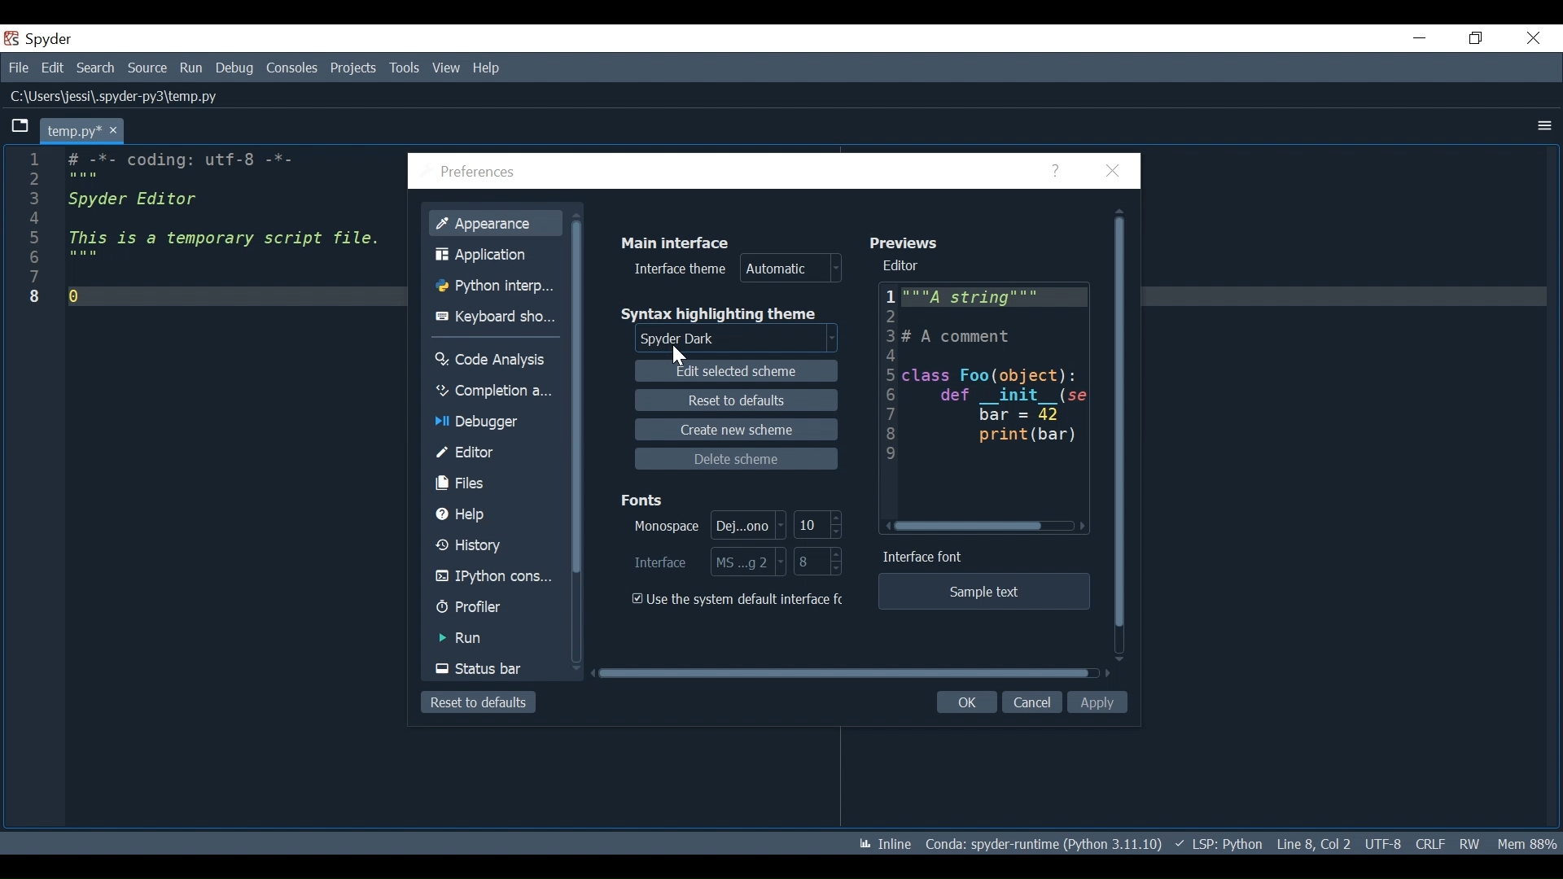 This screenshot has height=879, width=1563. Describe the element at coordinates (1473, 842) in the screenshot. I see `File Permissions` at that location.